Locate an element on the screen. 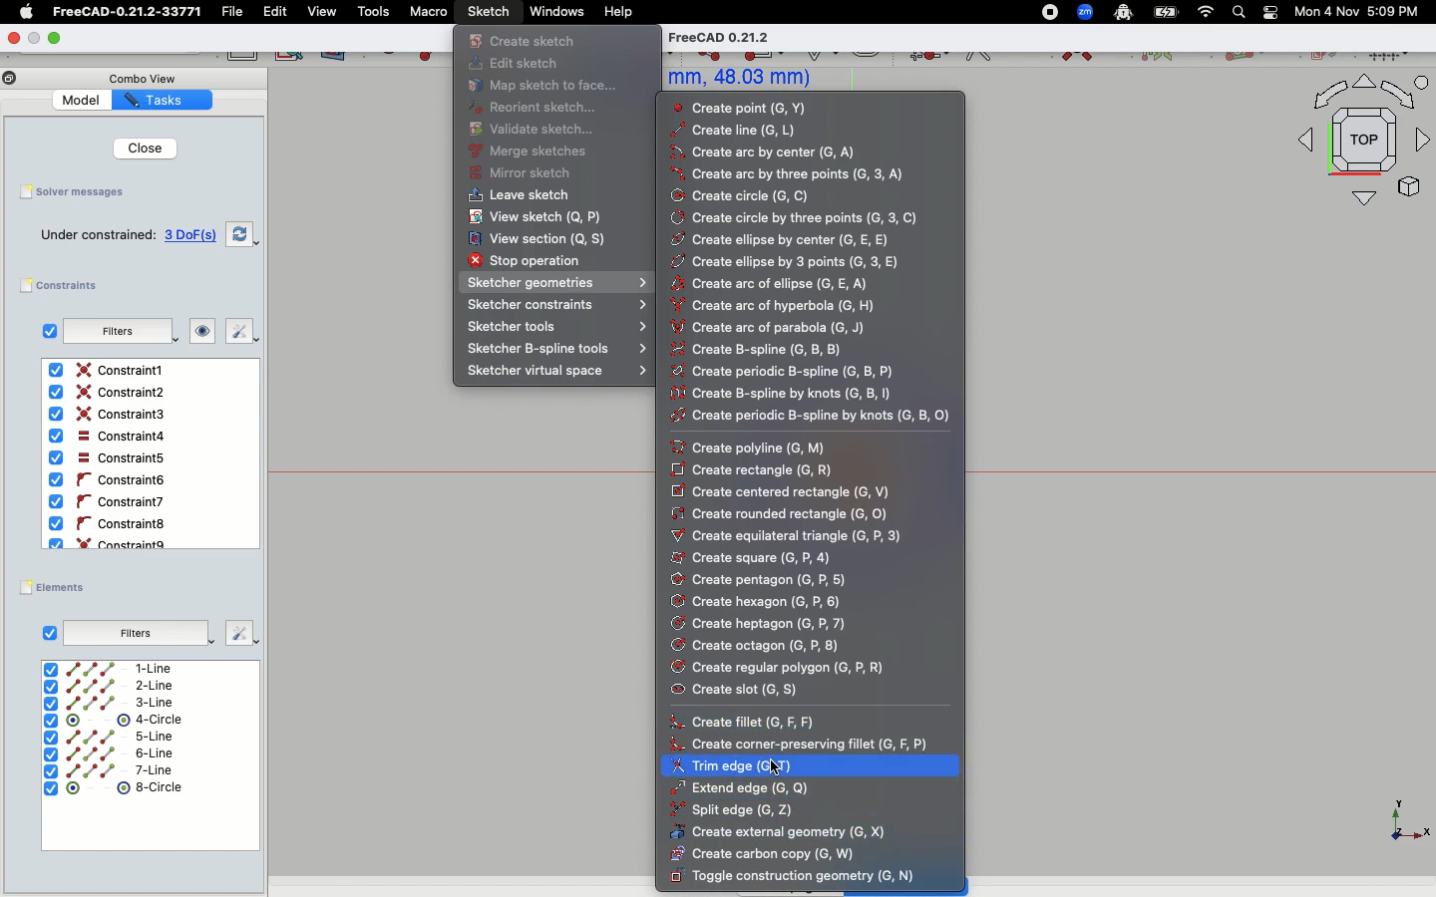  Fix is located at coordinates (238, 632).